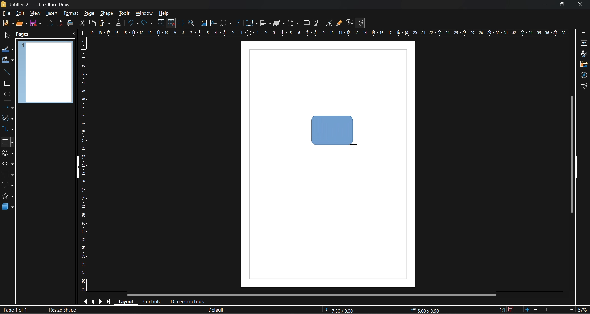  I want to click on export as pdf, so click(59, 23).